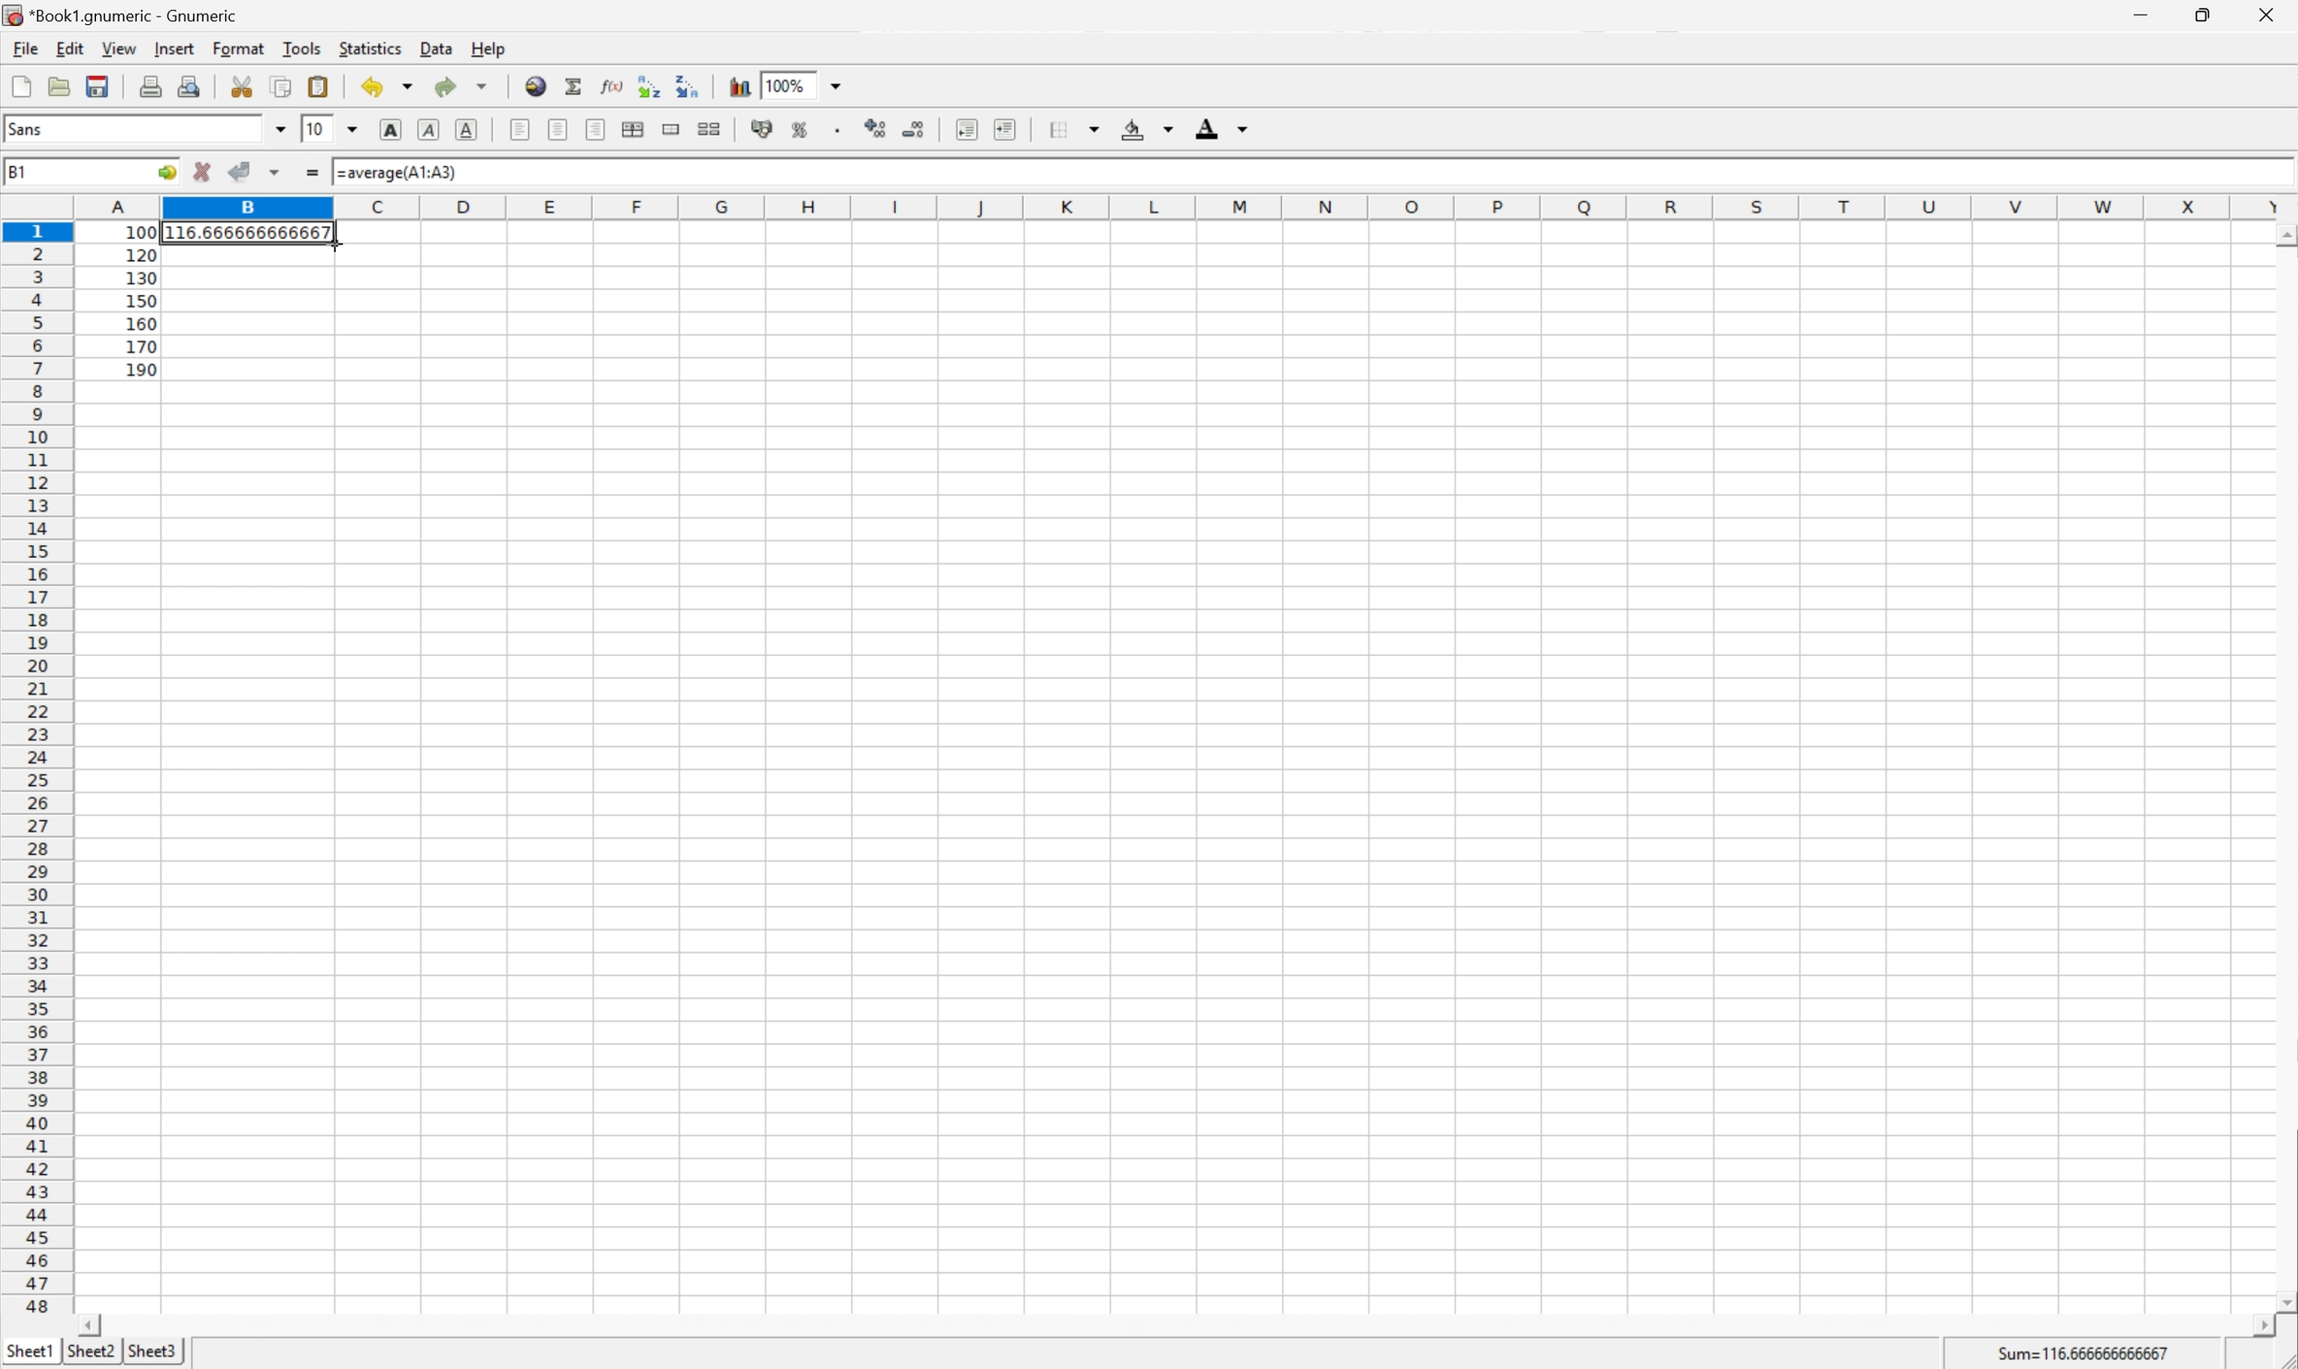 The height and width of the screenshot is (1369, 2298). Describe the element at coordinates (392, 133) in the screenshot. I see `Bold` at that location.